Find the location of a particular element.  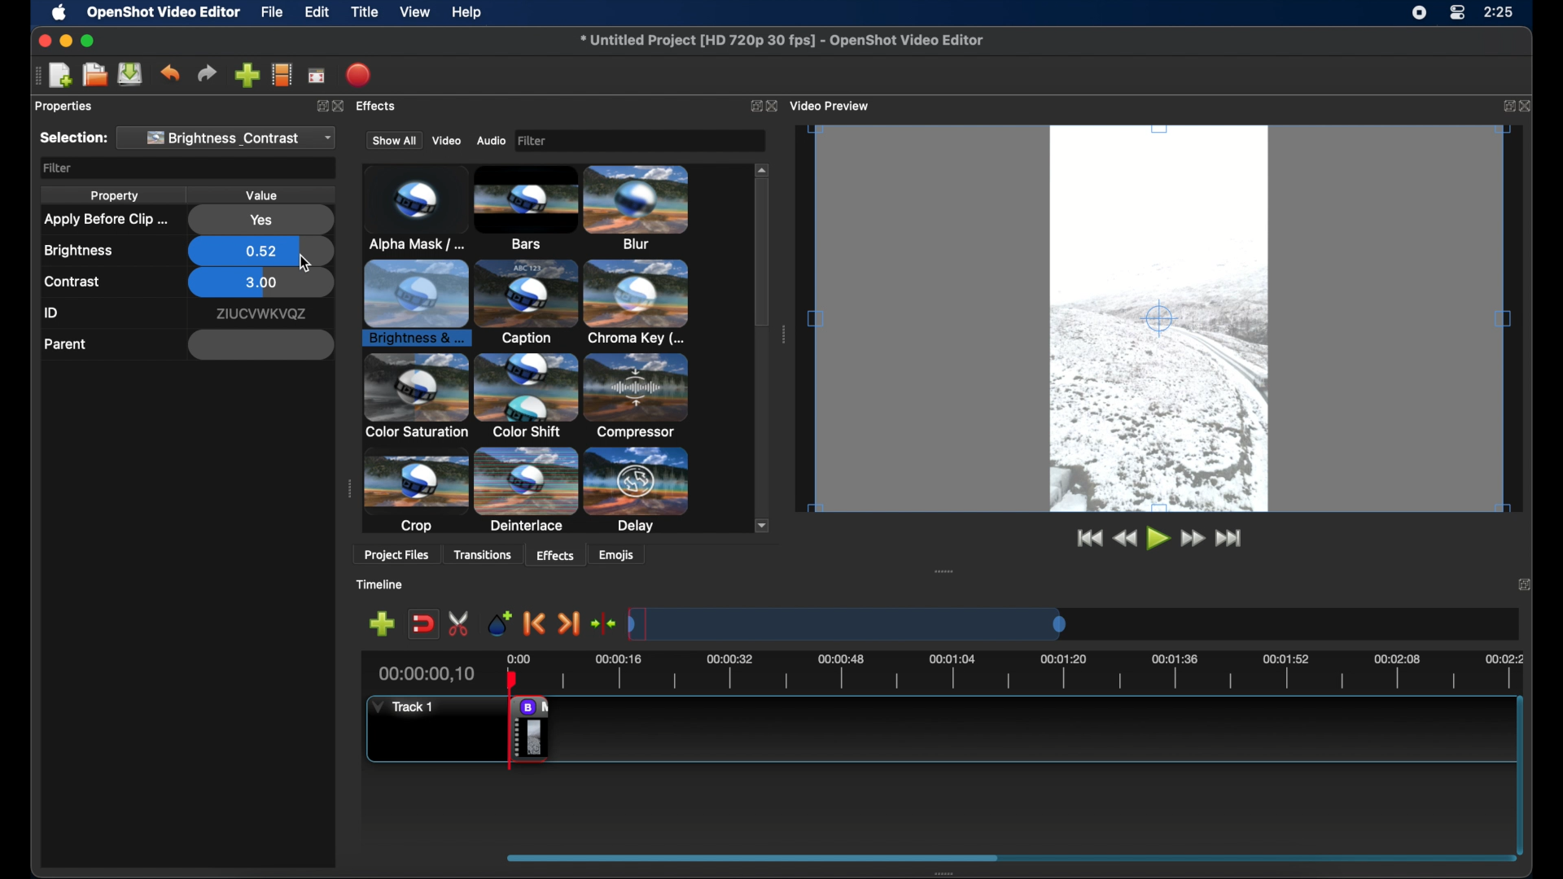

property is located at coordinates (114, 197).